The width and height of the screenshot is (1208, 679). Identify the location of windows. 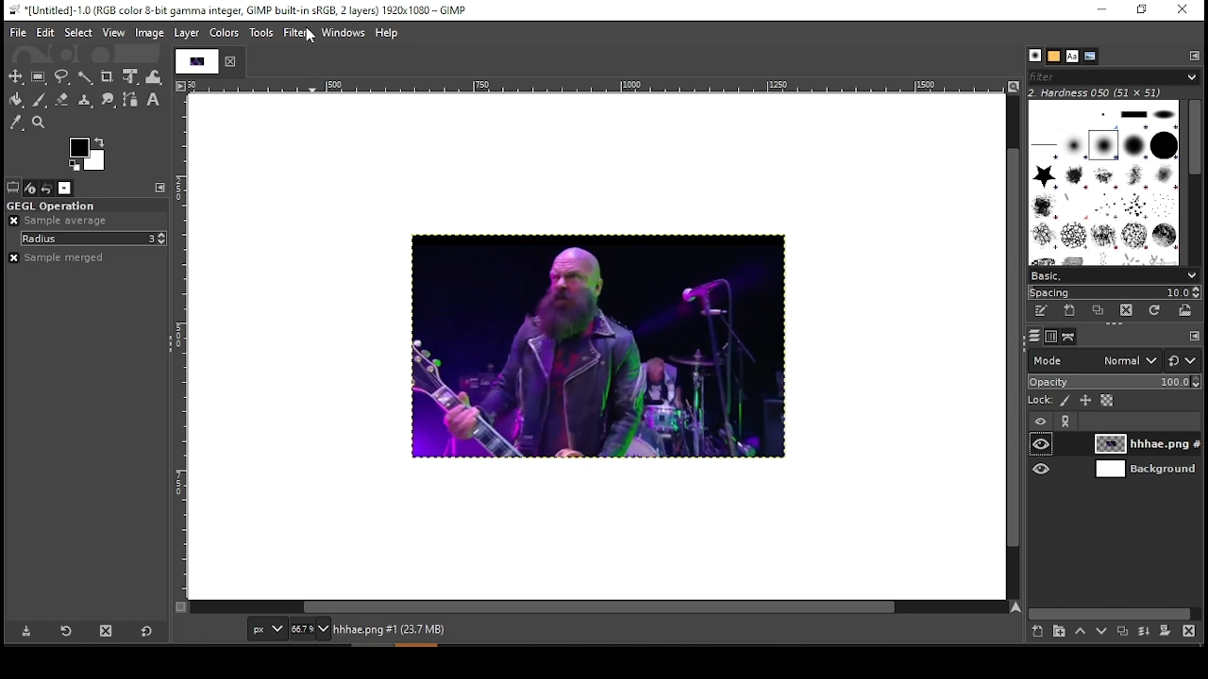
(344, 32).